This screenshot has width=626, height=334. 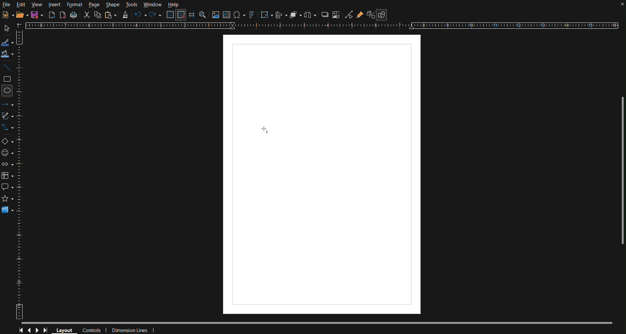 I want to click on Cursor, so click(x=264, y=130).